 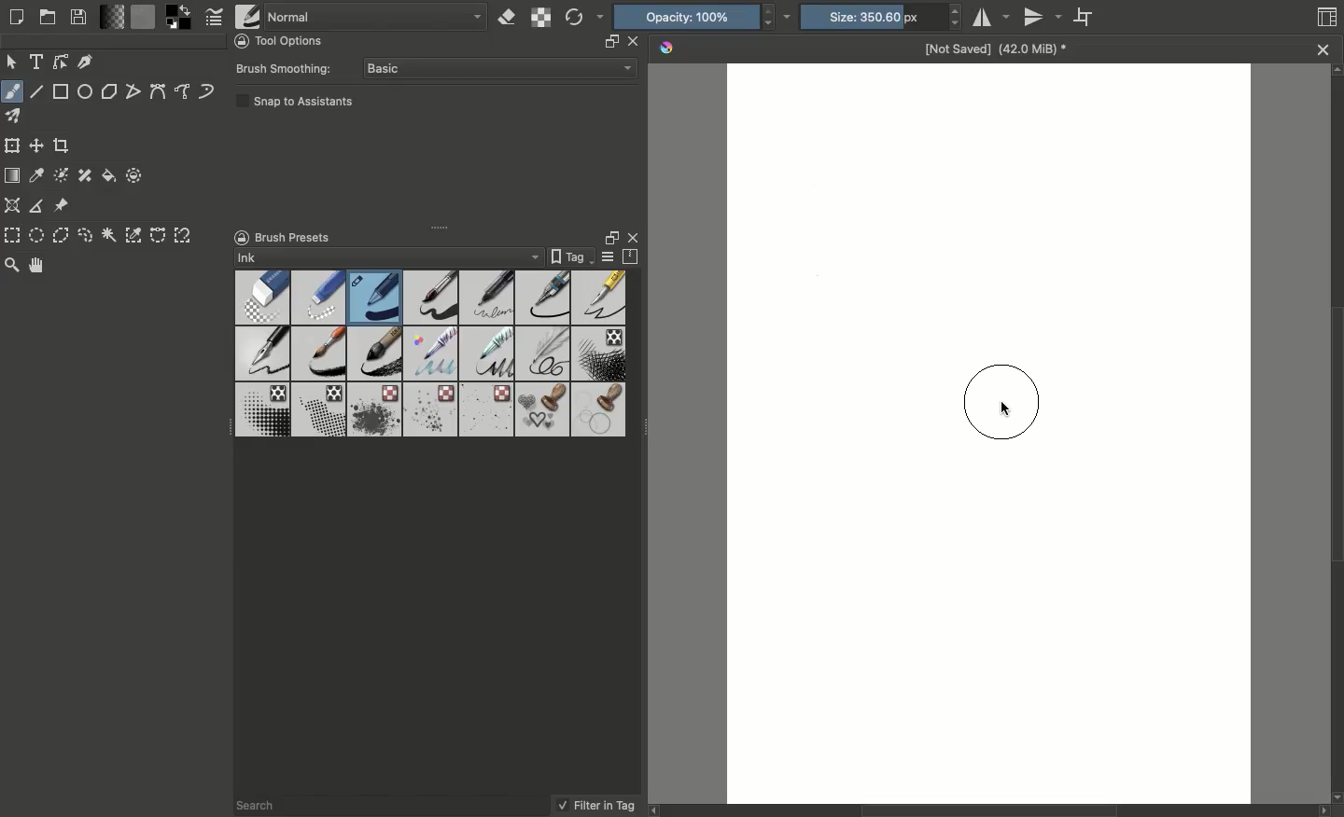 What do you see at coordinates (377, 15) in the screenshot?
I see `Normal` at bounding box center [377, 15].